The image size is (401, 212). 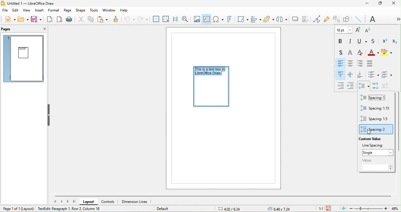 What do you see at coordinates (339, 52) in the screenshot?
I see `toggle shadow` at bounding box center [339, 52].